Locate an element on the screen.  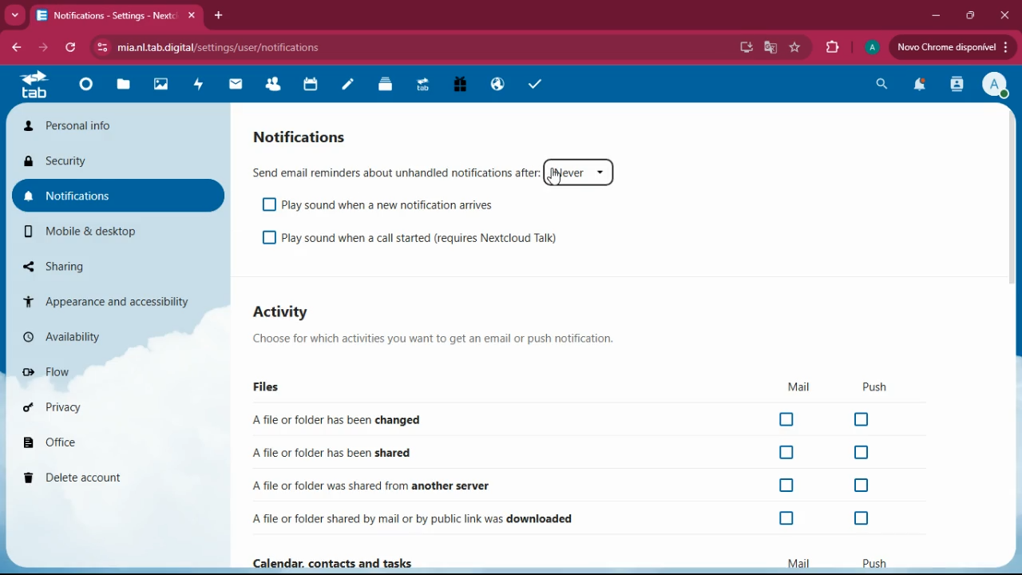
forward is located at coordinates (43, 47).